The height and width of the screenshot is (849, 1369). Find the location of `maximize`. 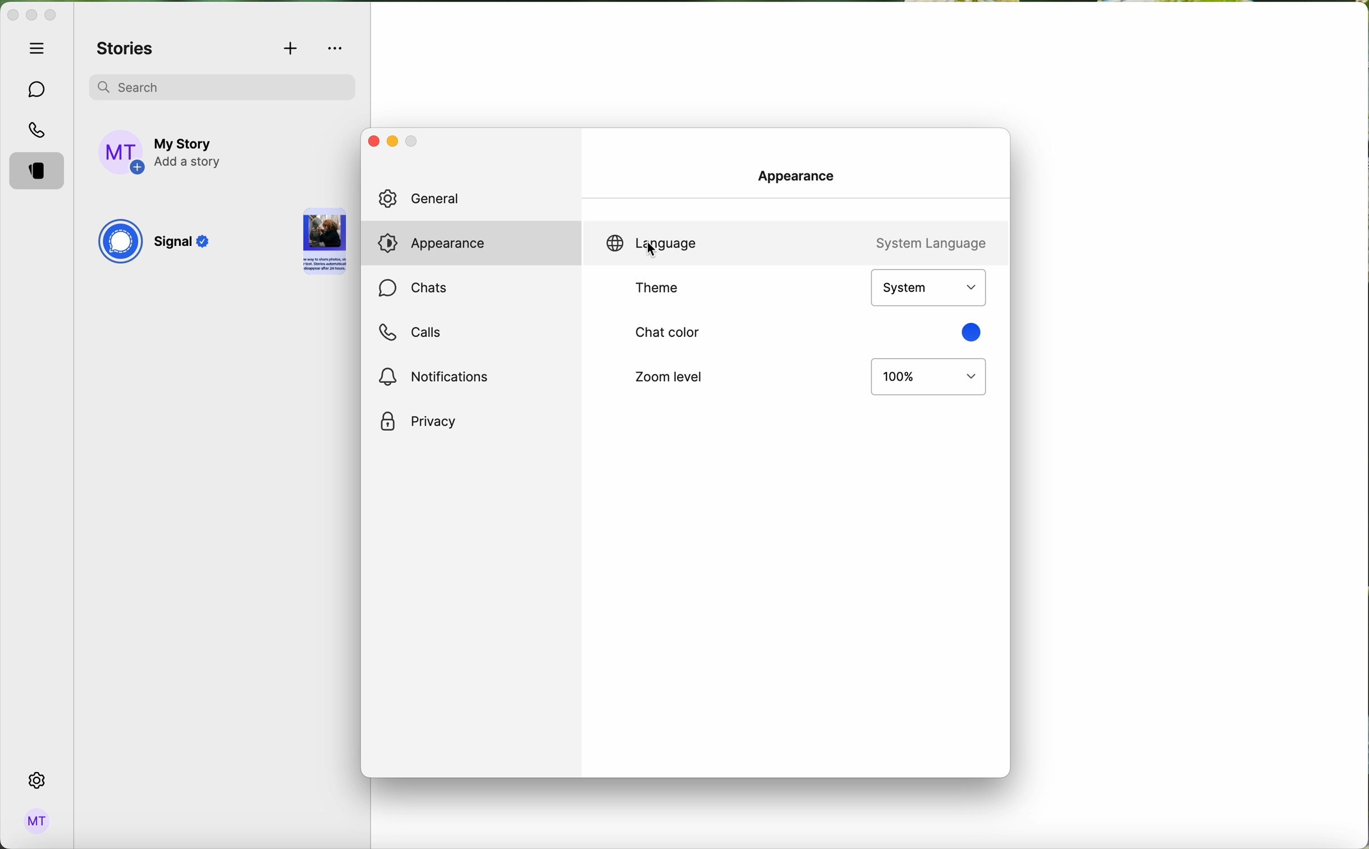

maximize is located at coordinates (51, 15).